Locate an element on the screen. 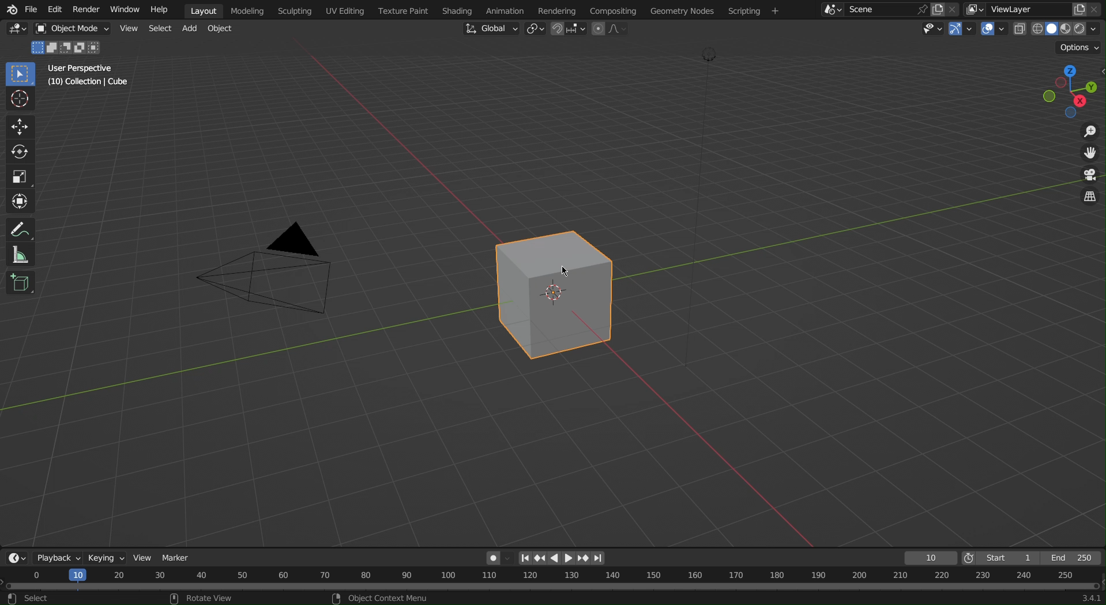 This screenshot has width=1106, height=605. End is located at coordinates (1074, 558).